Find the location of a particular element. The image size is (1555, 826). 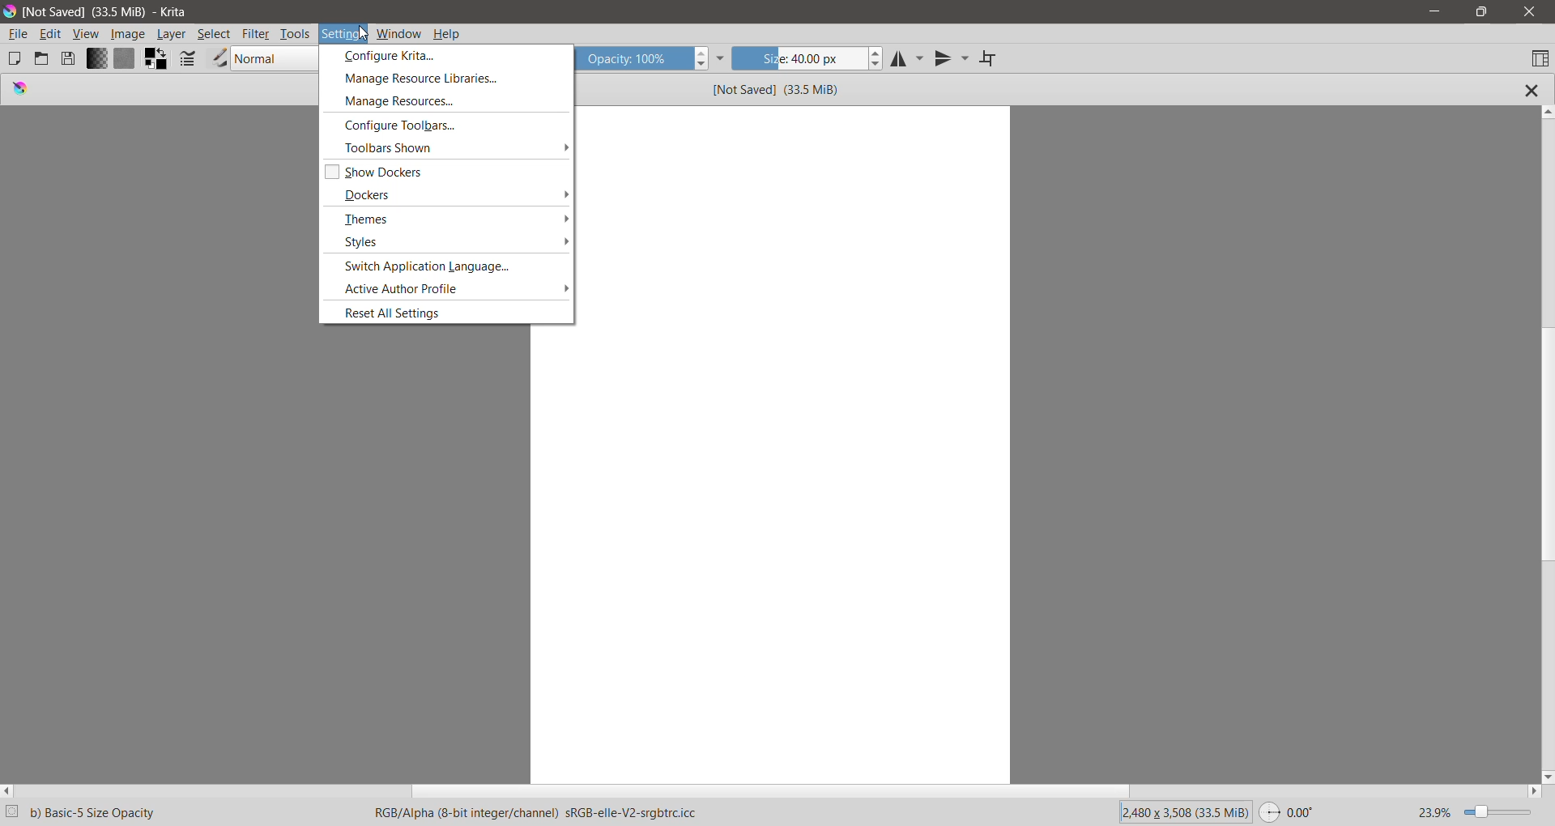

Choose brush preset is located at coordinates (219, 57).